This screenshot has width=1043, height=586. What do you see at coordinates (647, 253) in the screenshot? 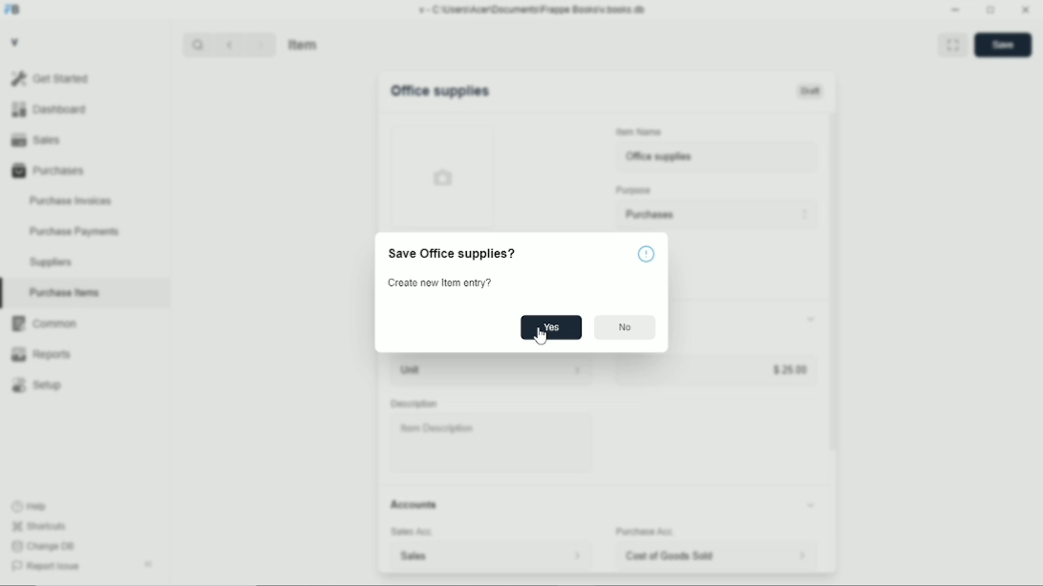
I see `info logo` at bounding box center [647, 253].